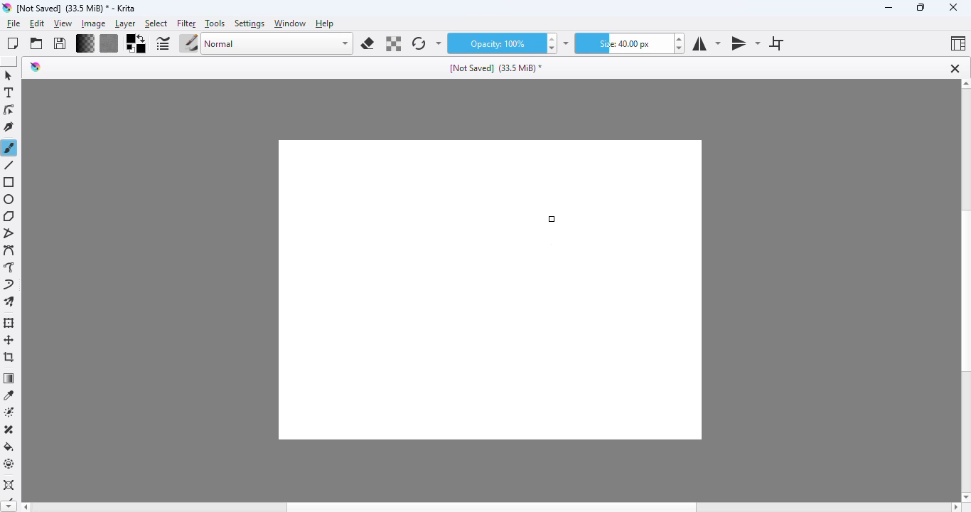 This screenshot has height=512, width=971. Describe the element at coordinates (11, 216) in the screenshot. I see `polygon tool` at that location.